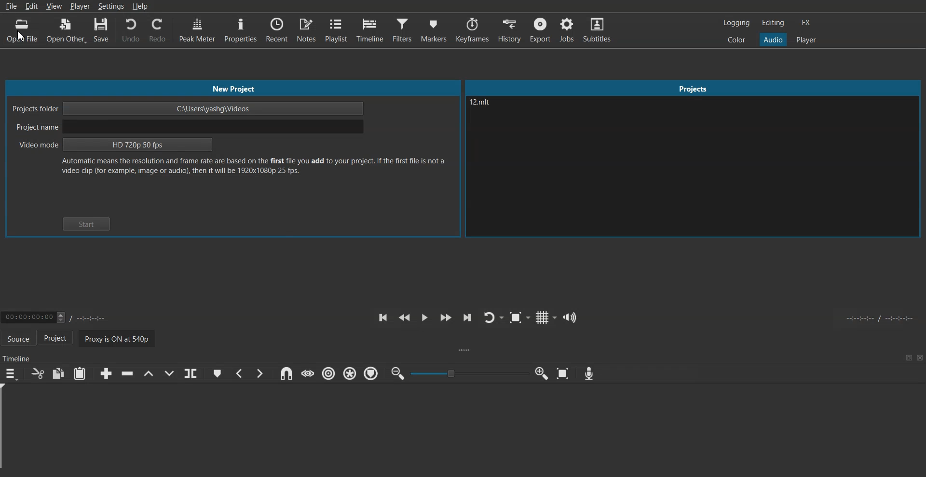  What do you see at coordinates (252, 167) in the screenshot?
I see `Text` at bounding box center [252, 167].